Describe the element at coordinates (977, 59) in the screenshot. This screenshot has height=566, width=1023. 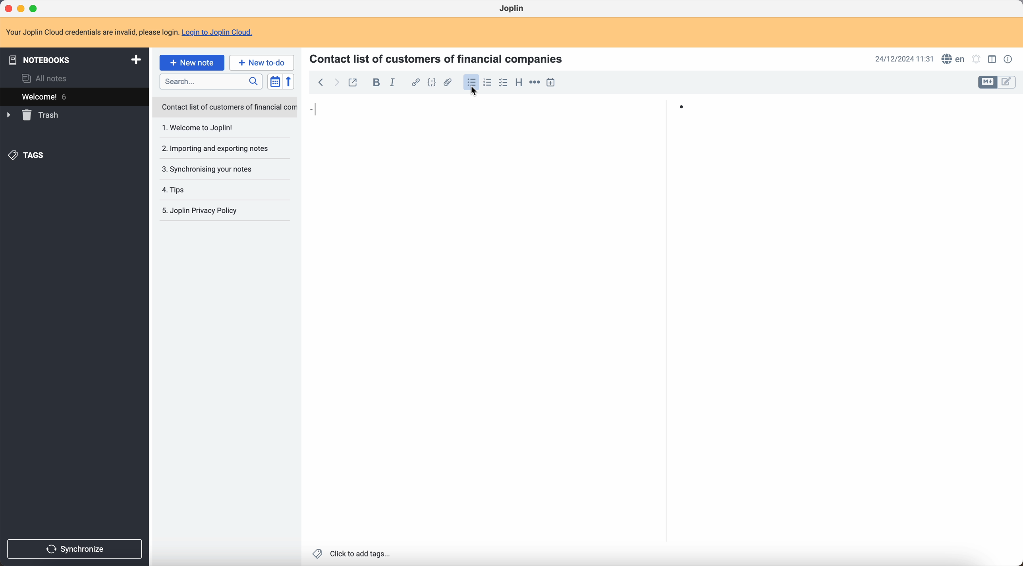
I see `set notifications` at that location.